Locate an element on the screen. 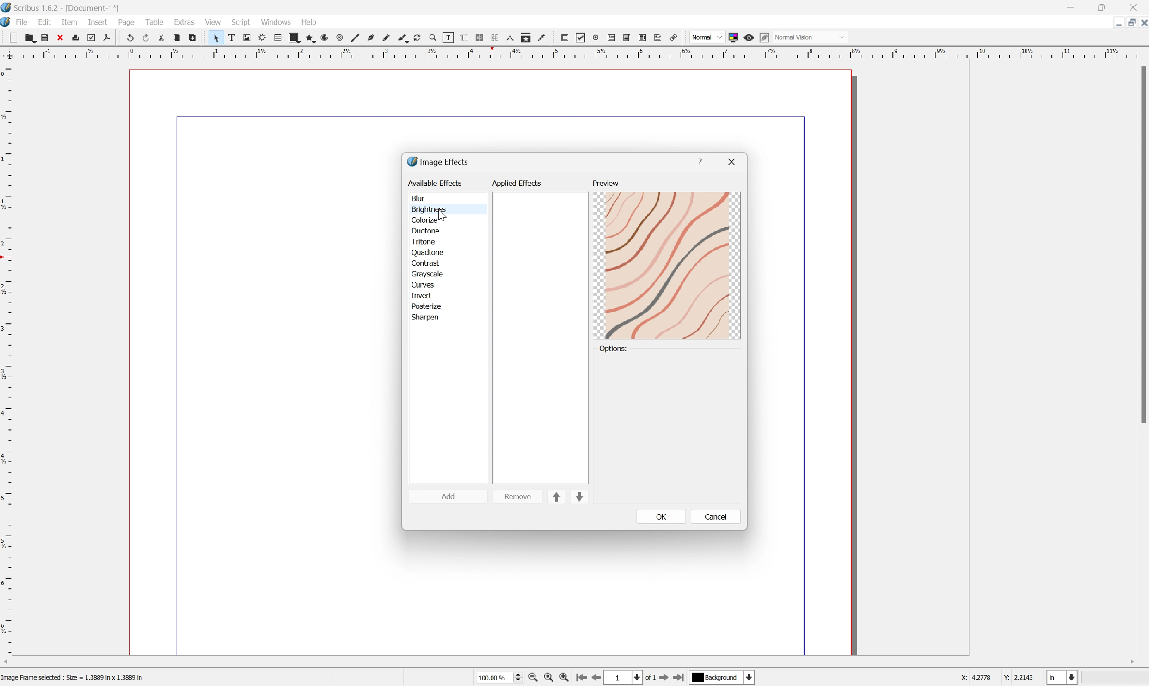 The image size is (1149, 686). Freehand line is located at coordinates (388, 36).